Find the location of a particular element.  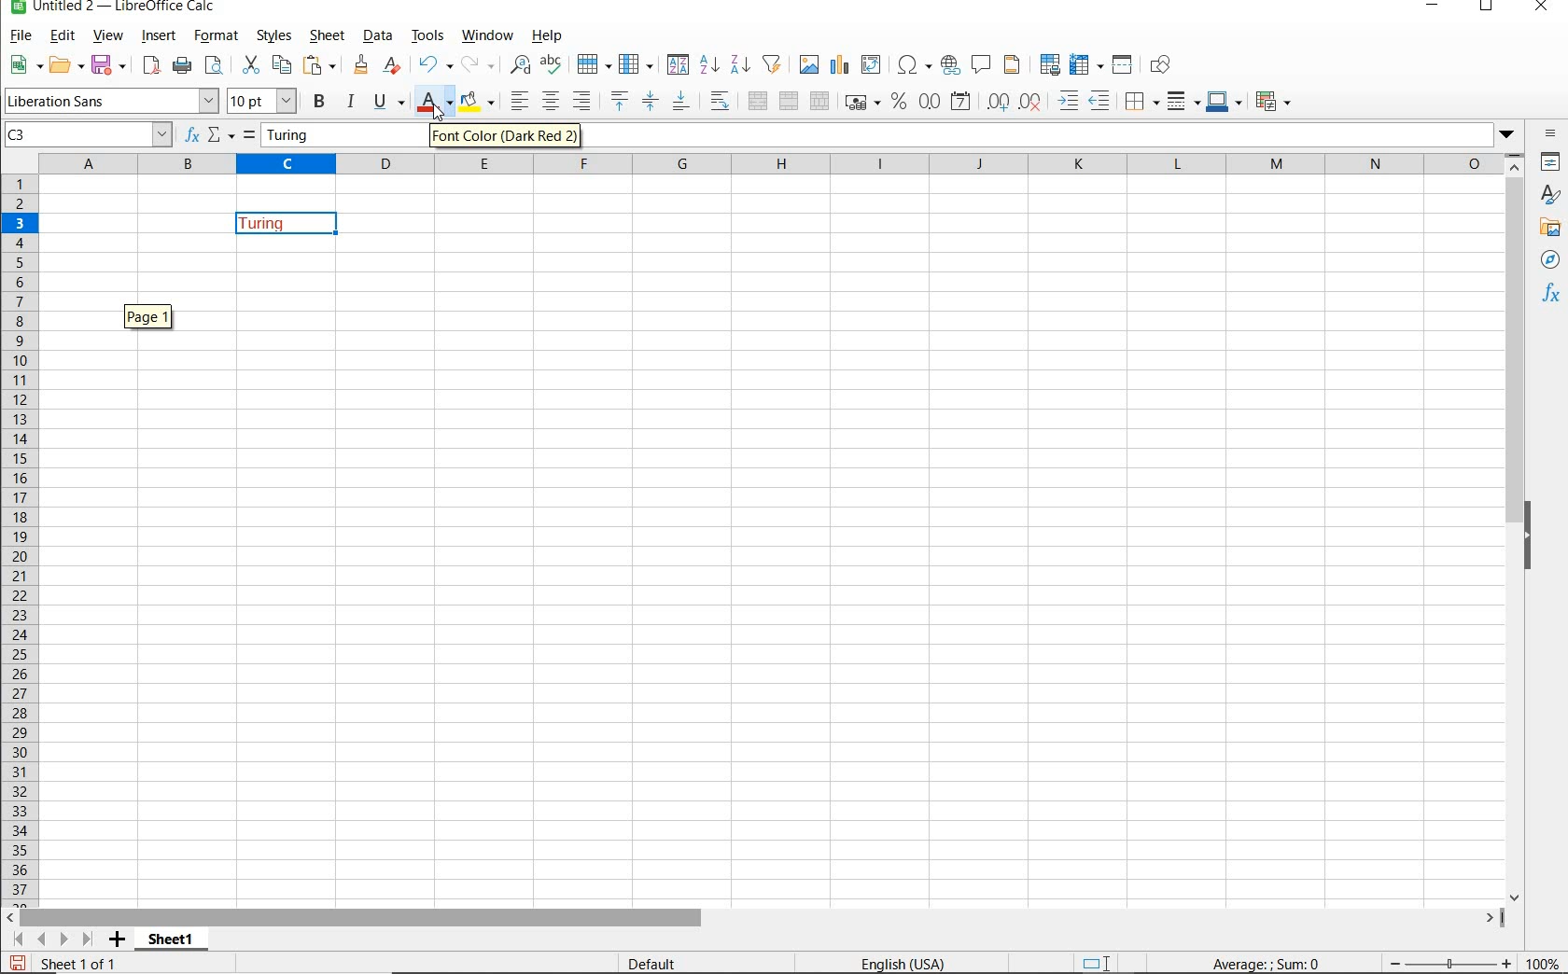

FORMULA is located at coordinates (248, 135).